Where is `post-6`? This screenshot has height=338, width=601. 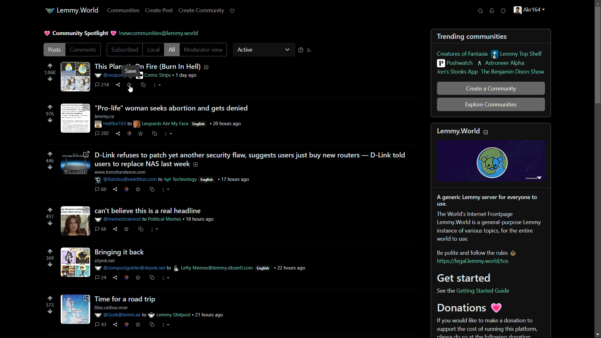
post-6 is located at coordinates (144, 311).